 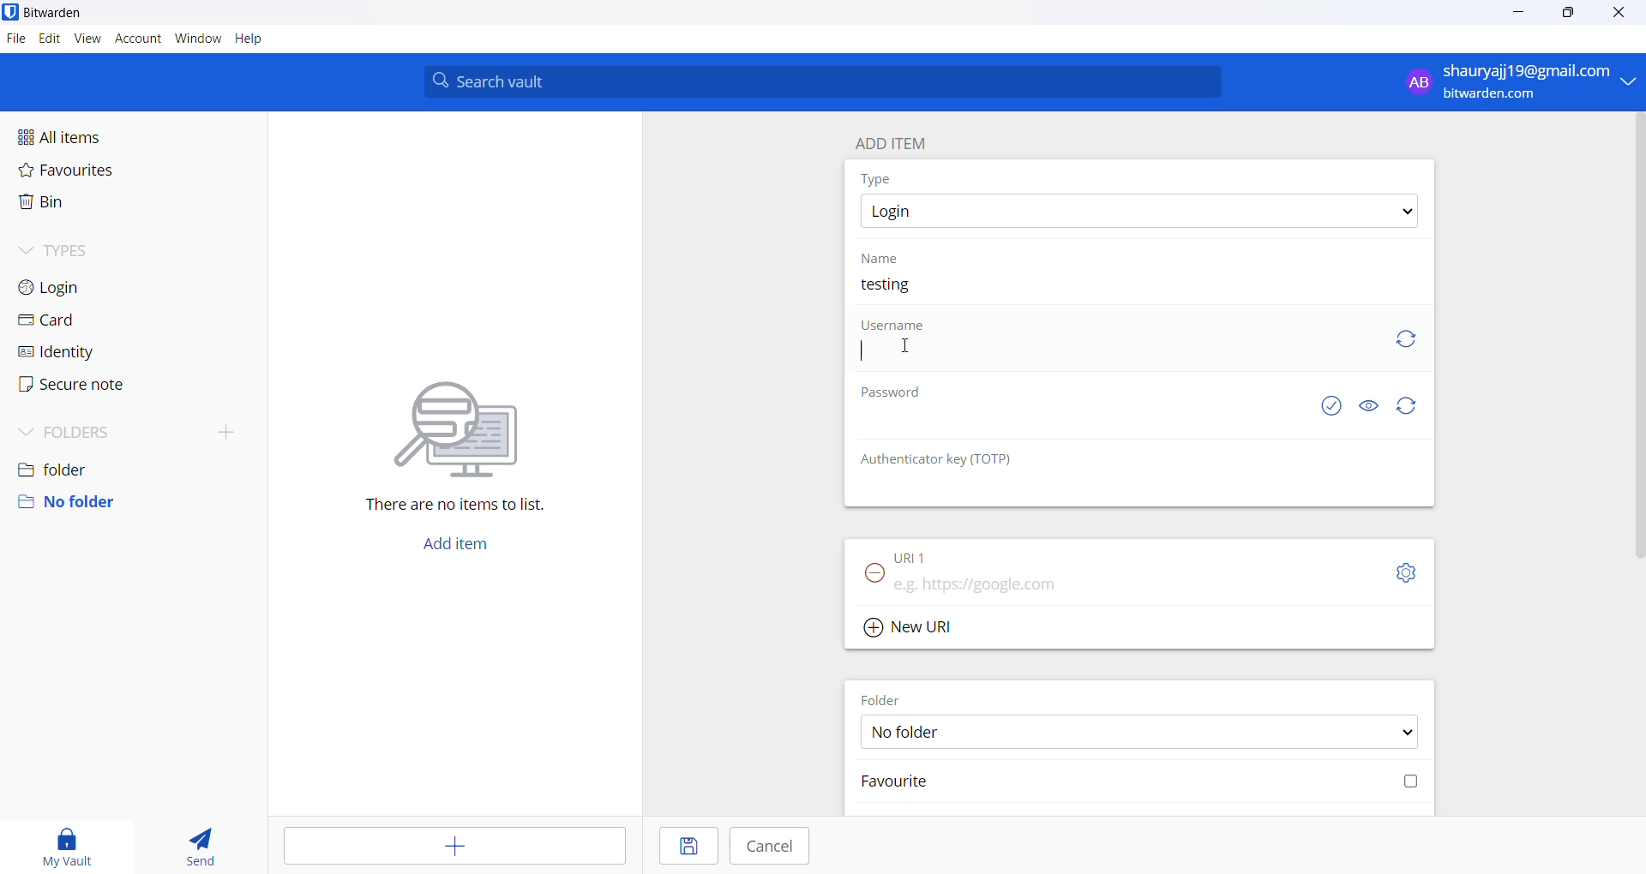 I want to click on edit, so click(x=47, y=39).